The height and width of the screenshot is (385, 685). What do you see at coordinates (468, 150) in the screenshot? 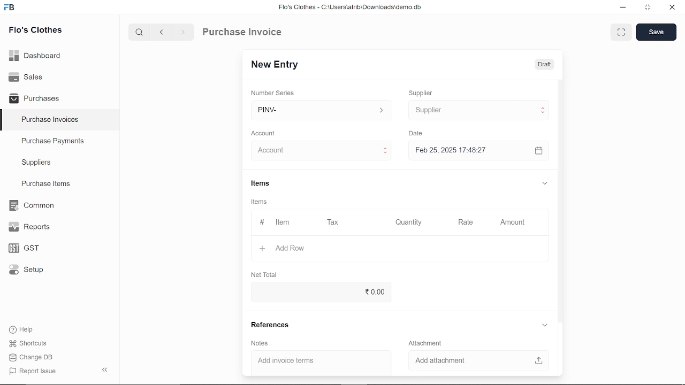
I see ` Feb 25, 2025 17:48:27` at bounding box center [468, 150].